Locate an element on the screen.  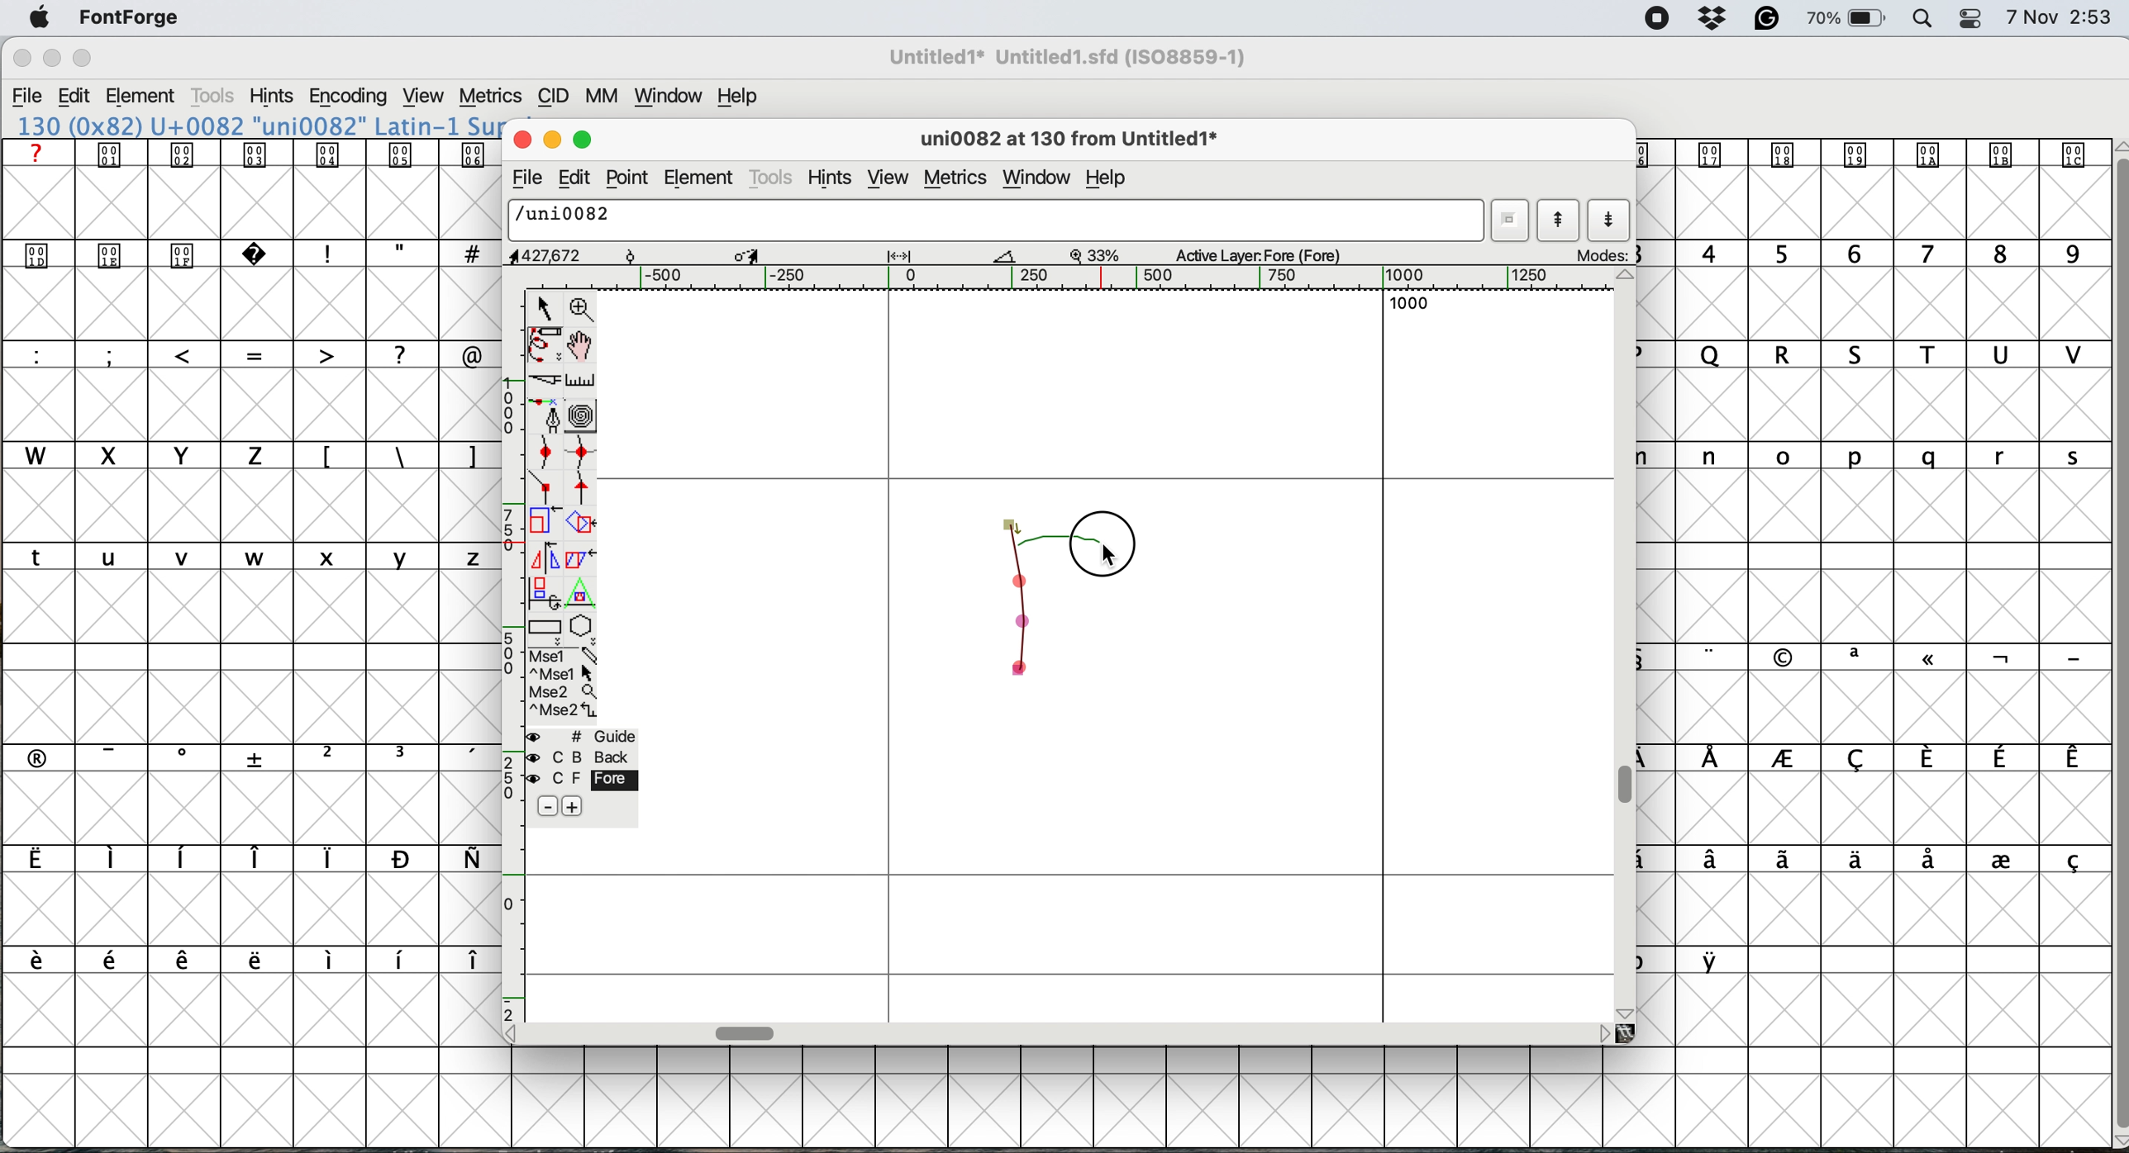
special characters is located at coordinates (394, 454).